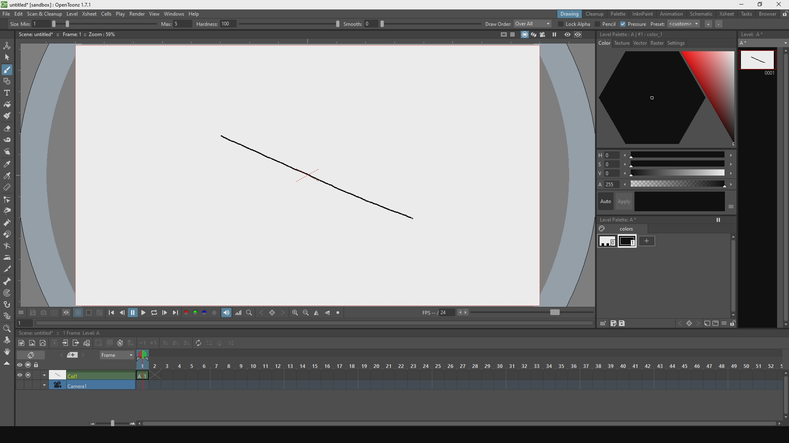 This screenshot has height=443, width=789. What do you see at coordinates (669, 174) in the screenshot?
I see `value` at bounding box center [669, 174].